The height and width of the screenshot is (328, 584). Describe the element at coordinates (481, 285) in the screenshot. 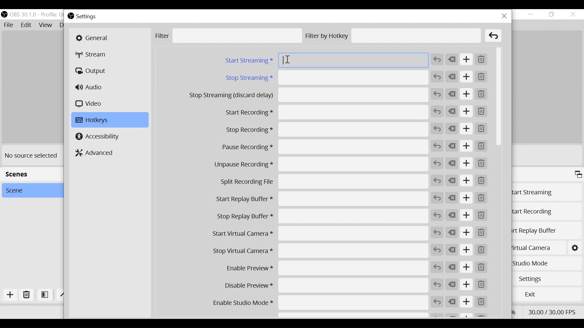

I see `Remove` at that location.